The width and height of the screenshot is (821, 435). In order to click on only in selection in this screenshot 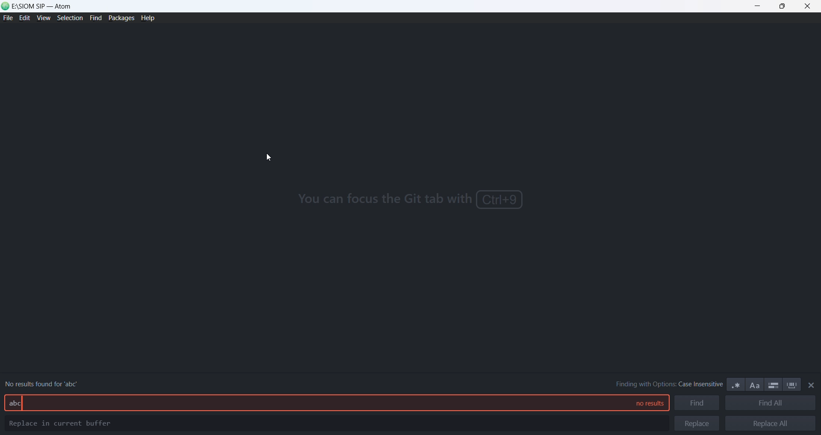, I will do `click(773, 385)`.